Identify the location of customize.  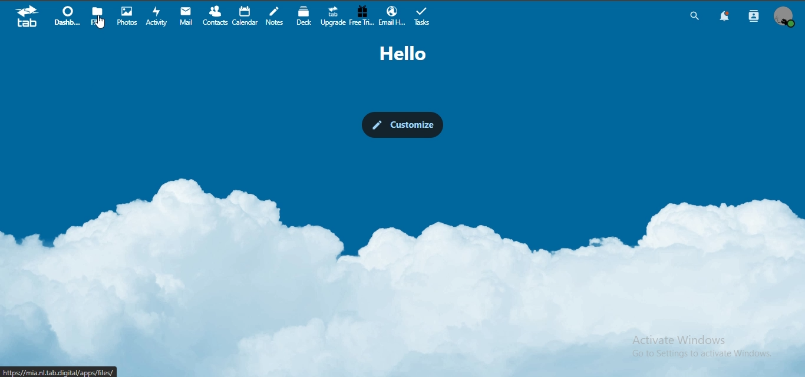
(401, 124).